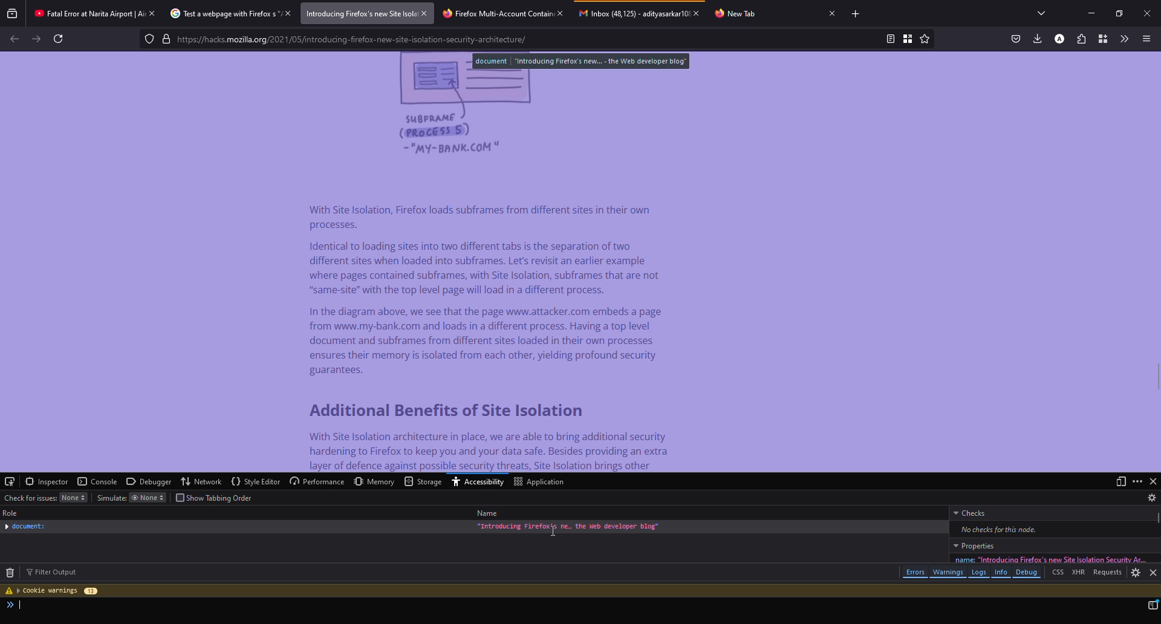  Describe the element at coordinates (1117, 13) in the screenshot. I see `maximize` at that location.